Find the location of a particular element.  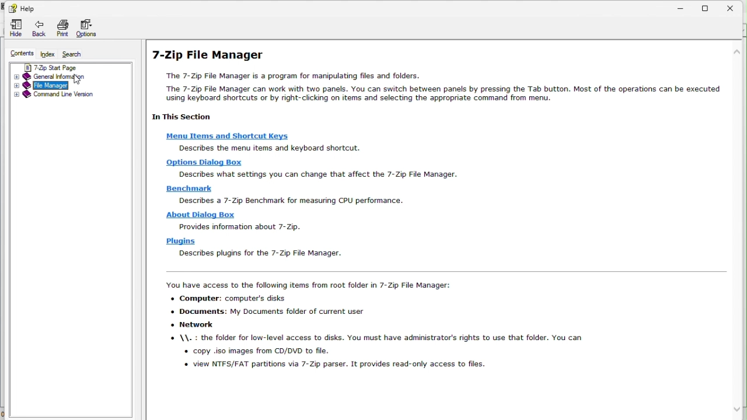

describe options dialog box is located at coordinates (320, 176).